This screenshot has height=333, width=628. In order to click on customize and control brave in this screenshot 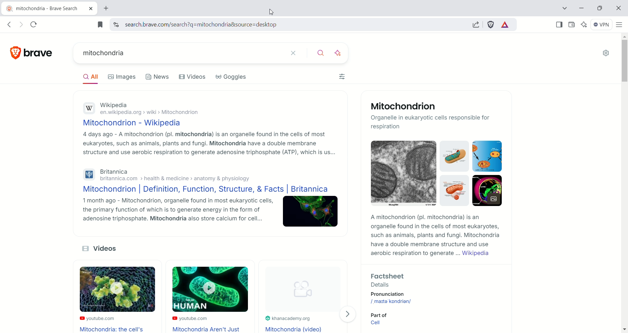, I will do `click(619, 24)`.